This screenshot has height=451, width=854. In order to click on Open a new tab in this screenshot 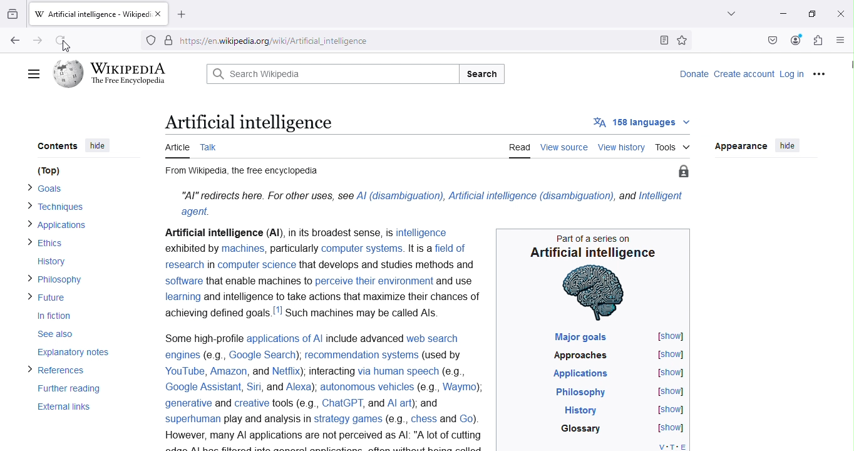, I will do `click(183, 17)`.